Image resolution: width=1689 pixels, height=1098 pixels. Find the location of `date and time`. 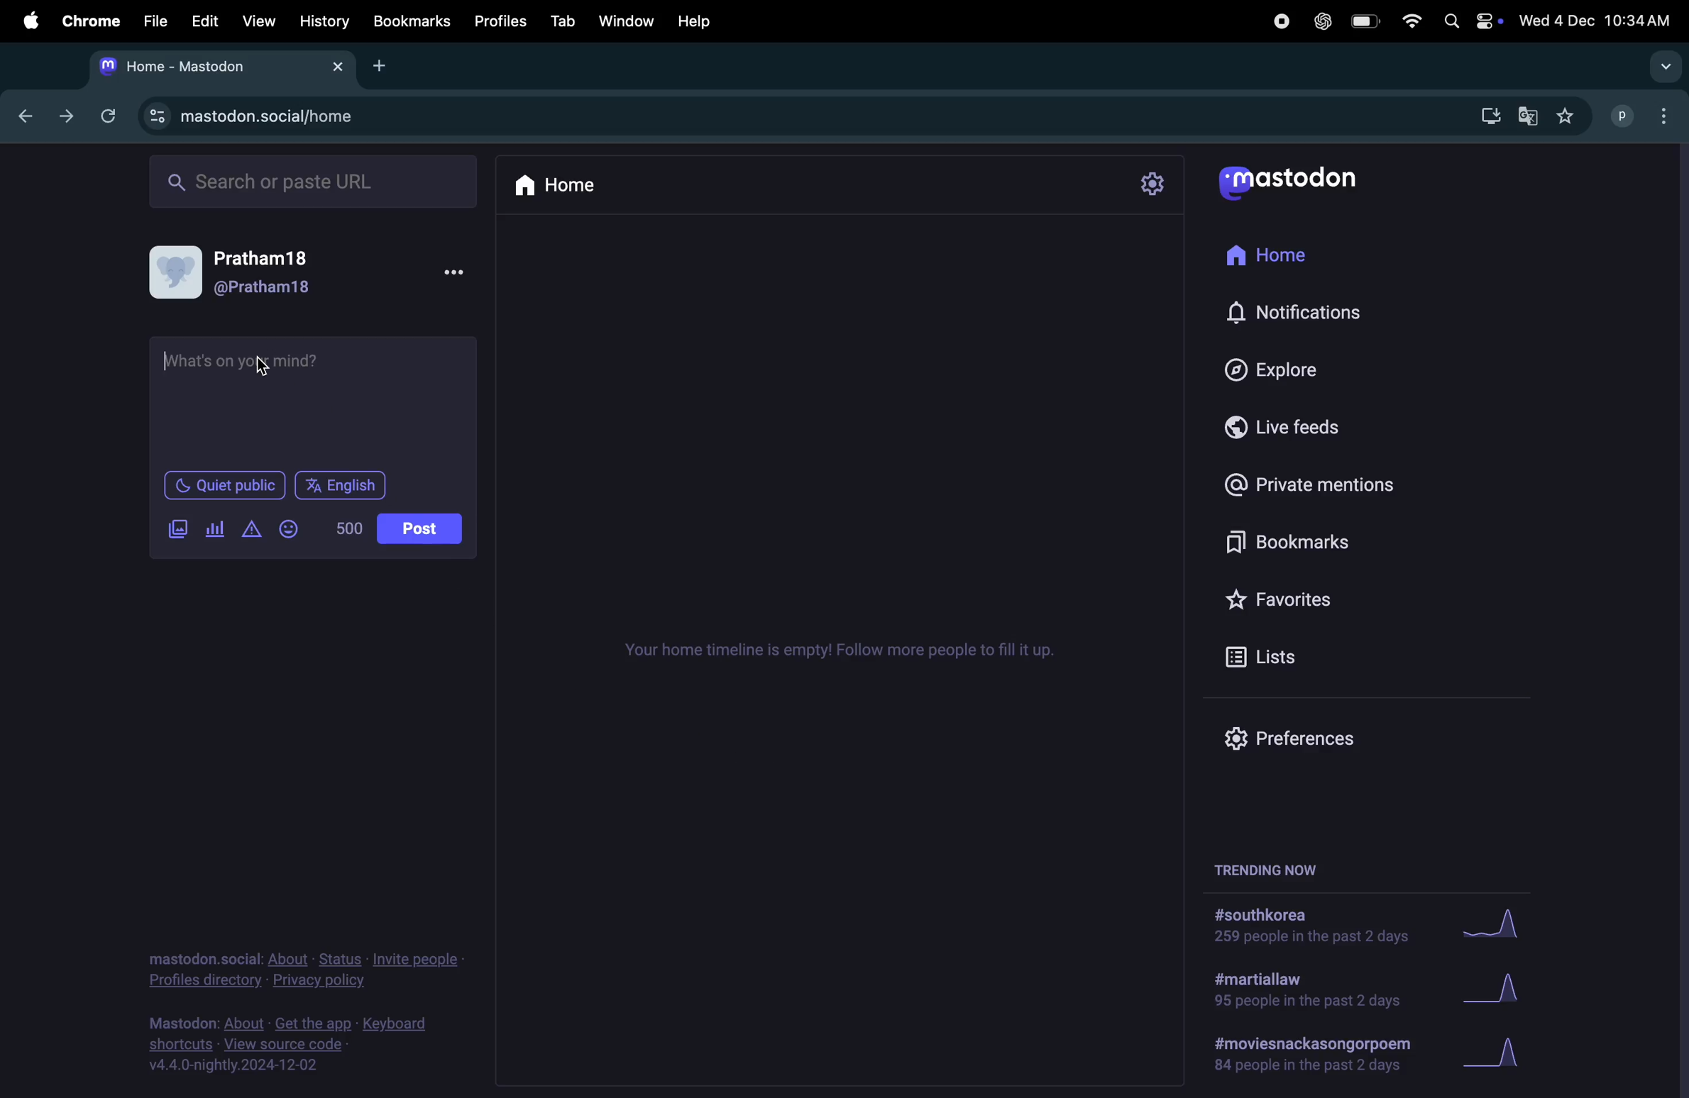

date and time is located at coordinates (1597, 18).